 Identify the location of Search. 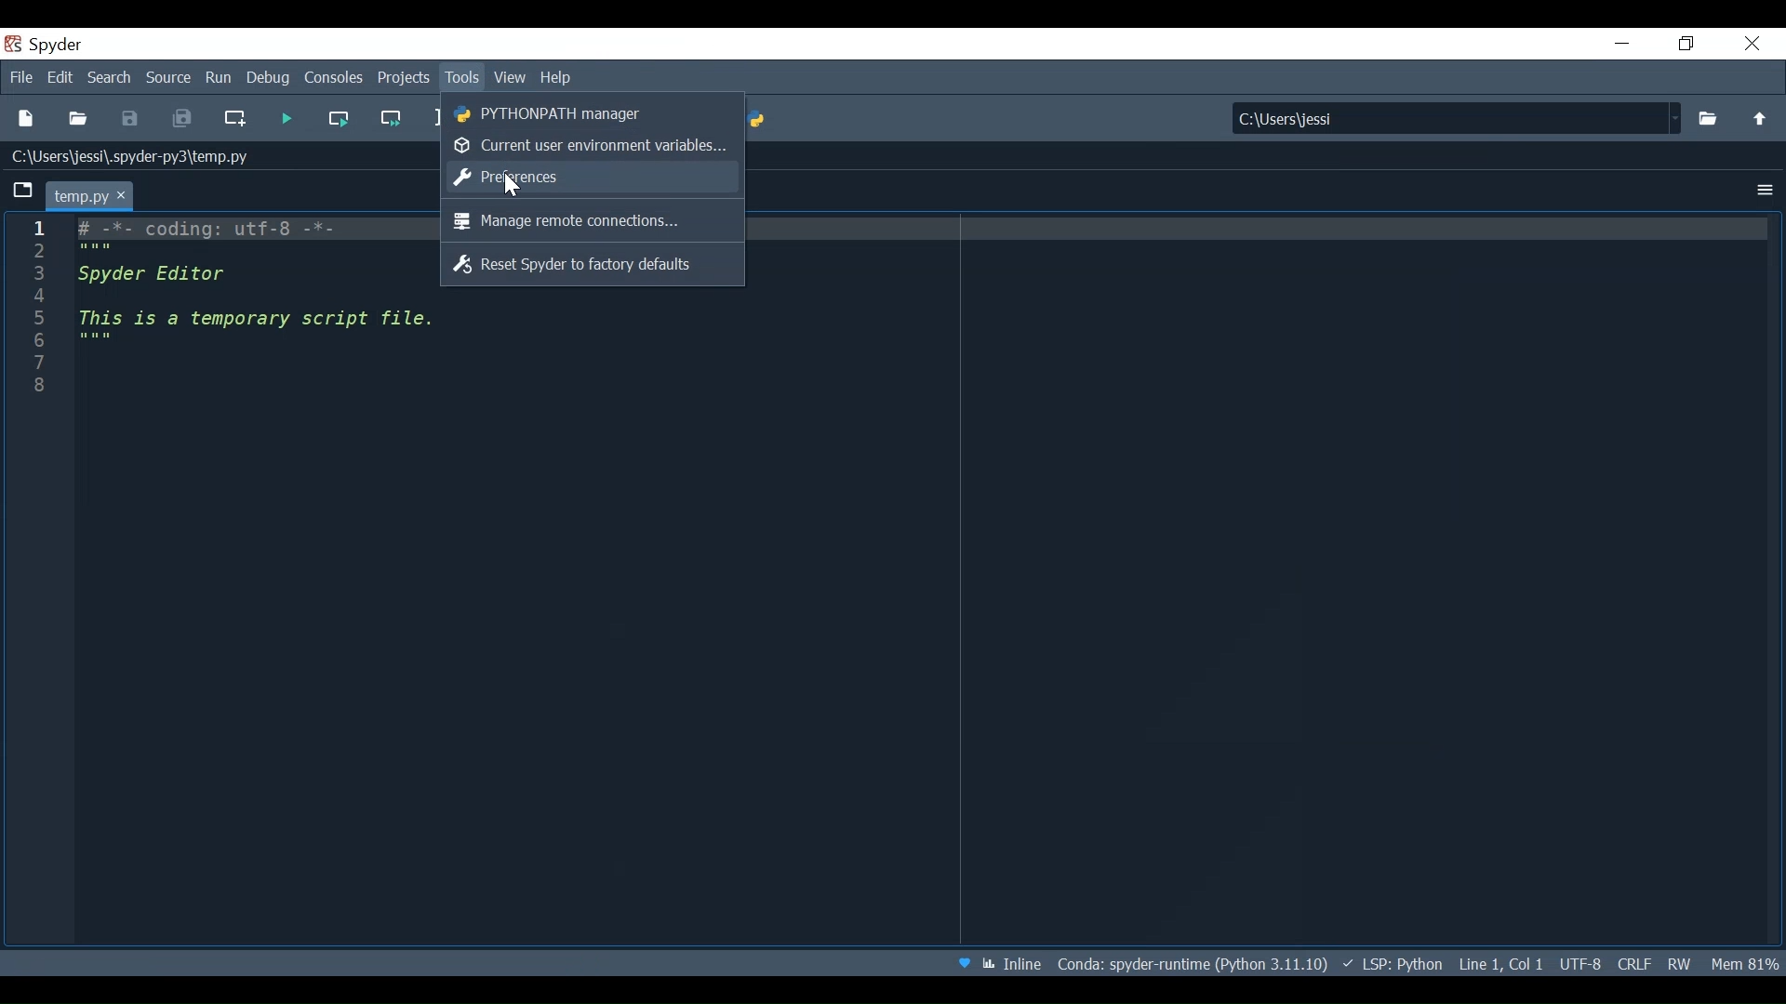
(111, 78).